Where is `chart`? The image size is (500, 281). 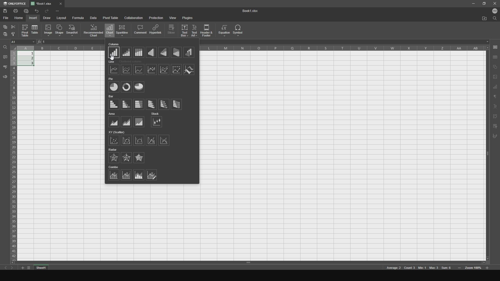
chart is located at coordinates (109, 31).